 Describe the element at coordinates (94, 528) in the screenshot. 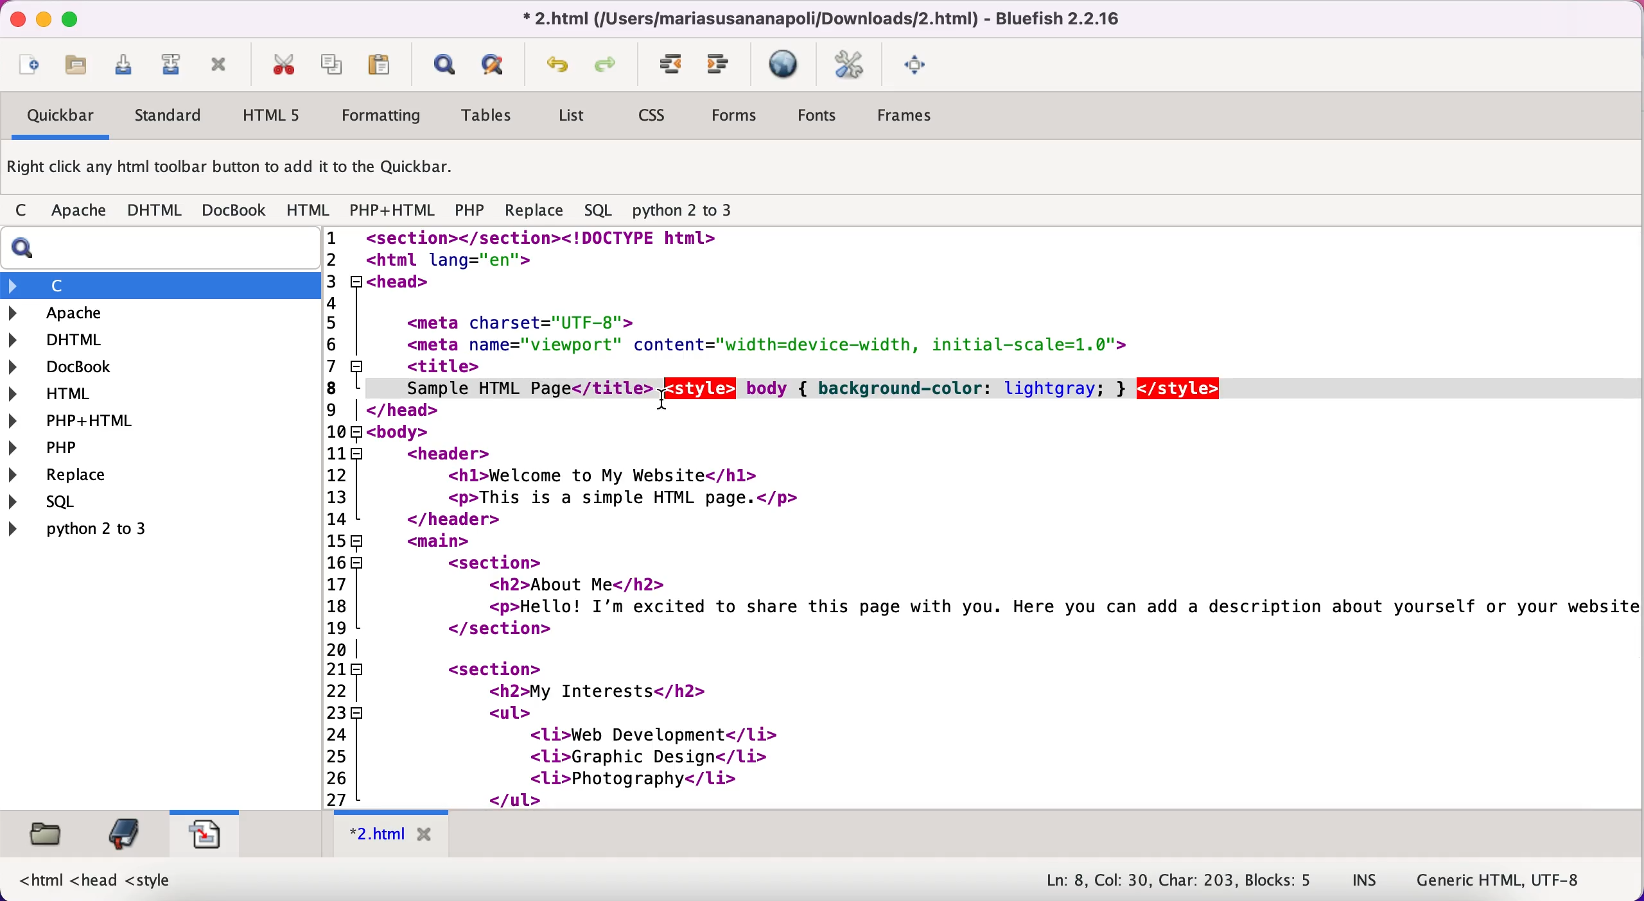

I see `python 2 to 3` at that location.